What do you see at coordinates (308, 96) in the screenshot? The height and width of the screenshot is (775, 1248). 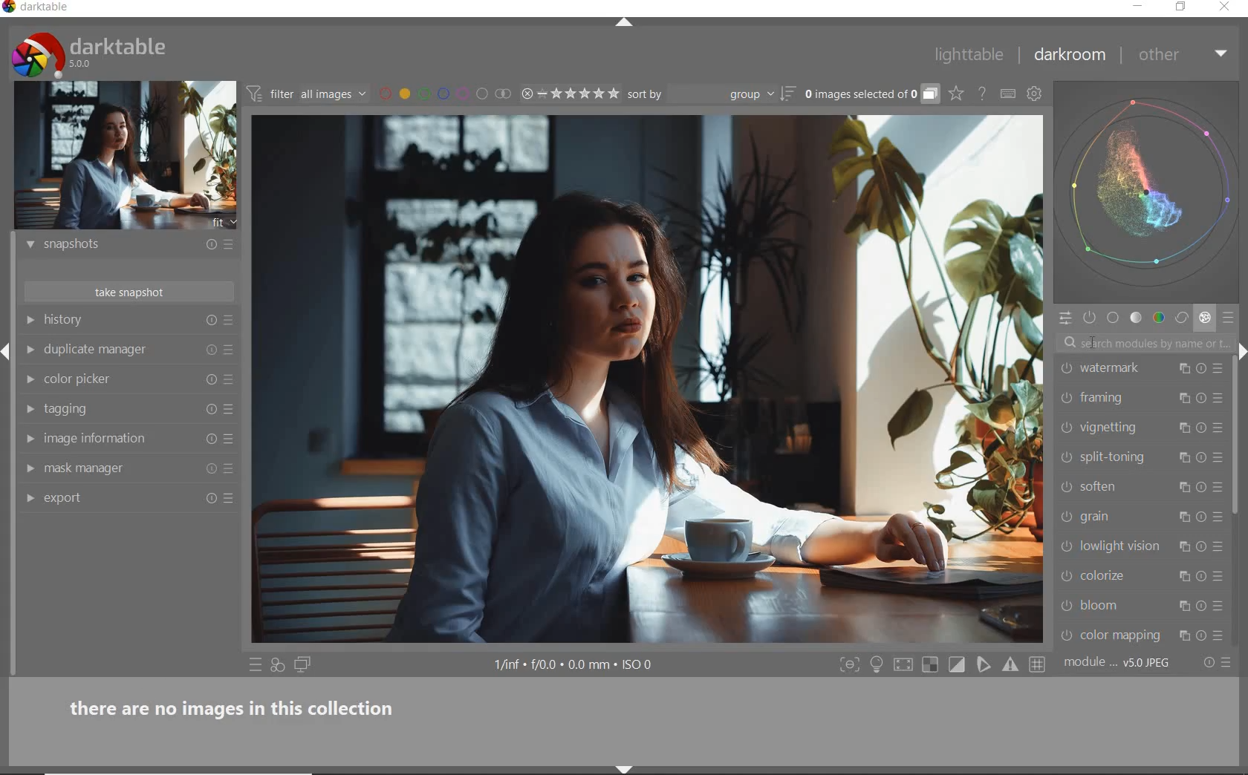 I see `filter images based on their module order` at bounding box center [308, 96].